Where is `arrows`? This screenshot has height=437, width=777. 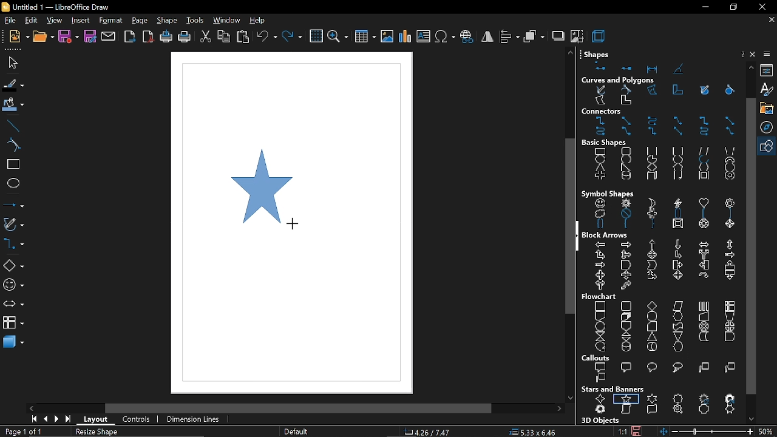
arrows is located at coordinates (13, 305).